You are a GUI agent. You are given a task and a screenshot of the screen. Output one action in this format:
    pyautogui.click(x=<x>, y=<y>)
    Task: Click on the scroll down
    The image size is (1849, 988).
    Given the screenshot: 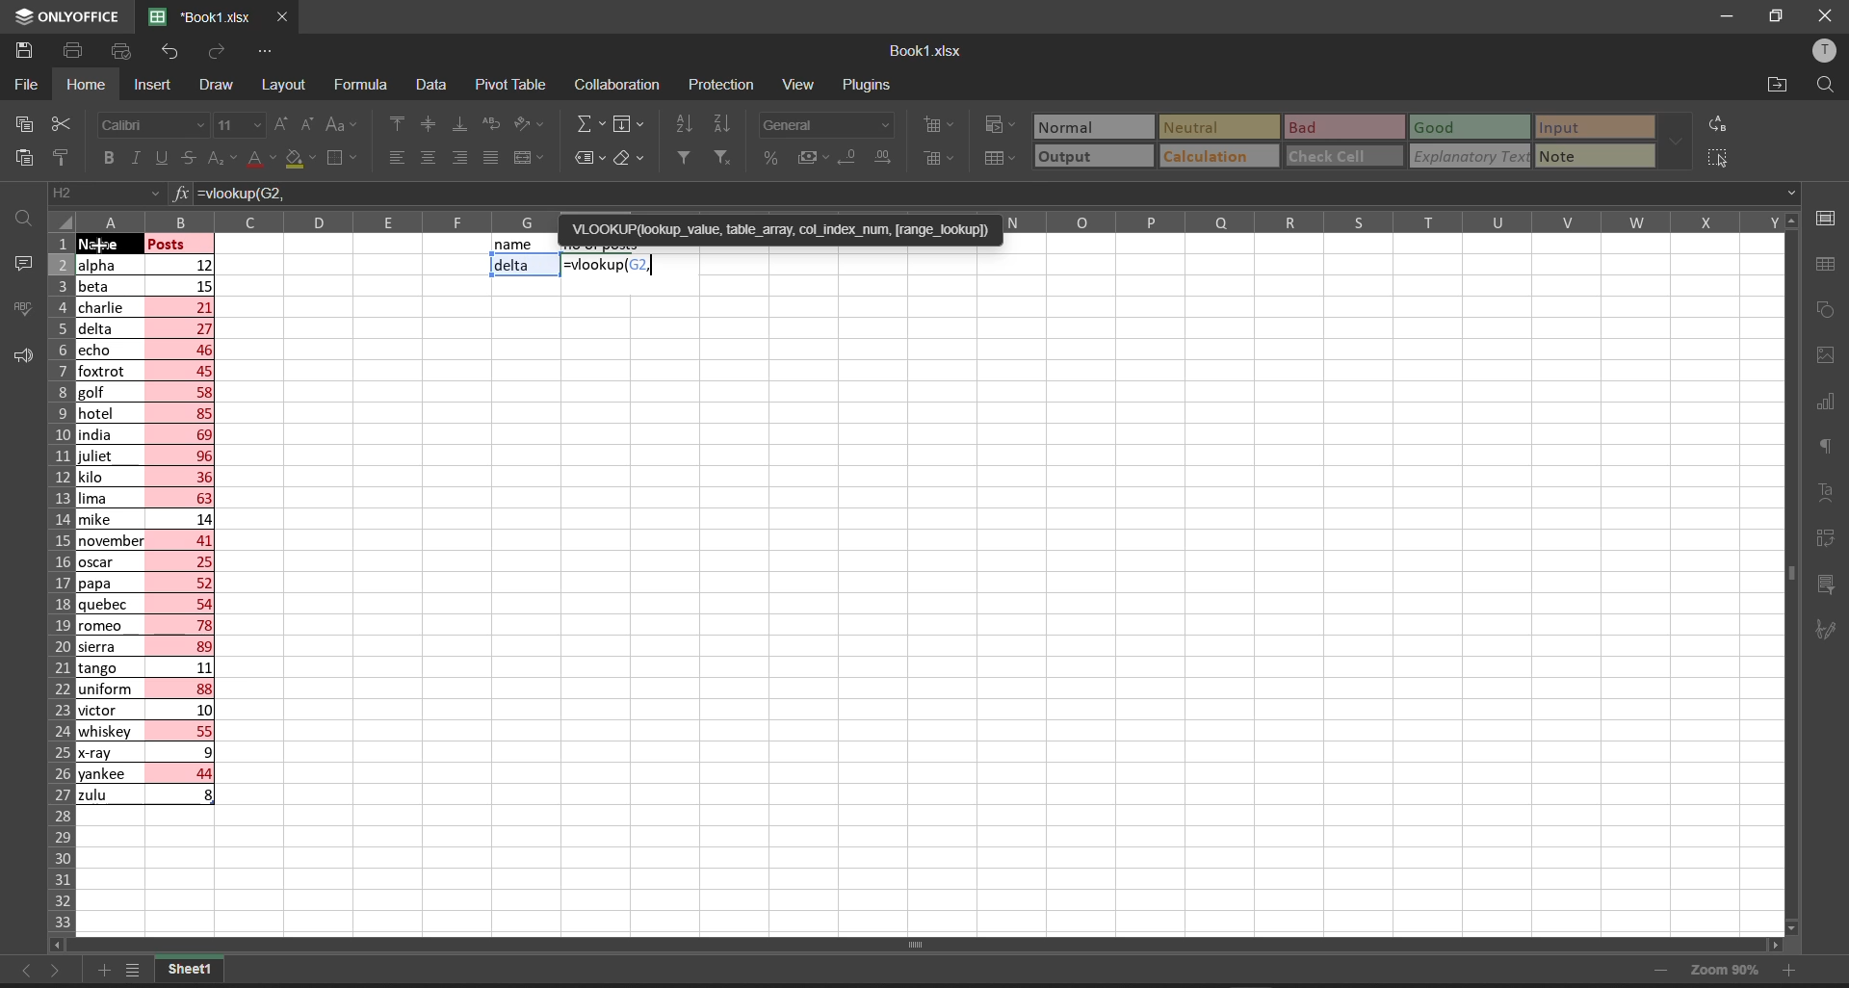 What is the action you would take?
    pyautogui.click(x=1795, y=927)
    